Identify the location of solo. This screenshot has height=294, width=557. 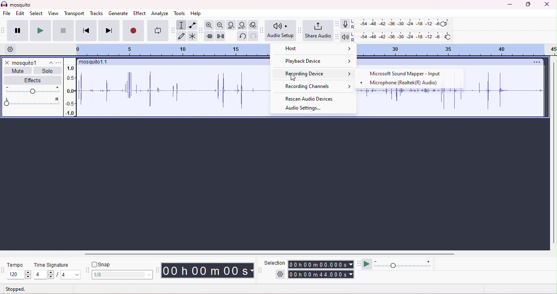
(47, 71).